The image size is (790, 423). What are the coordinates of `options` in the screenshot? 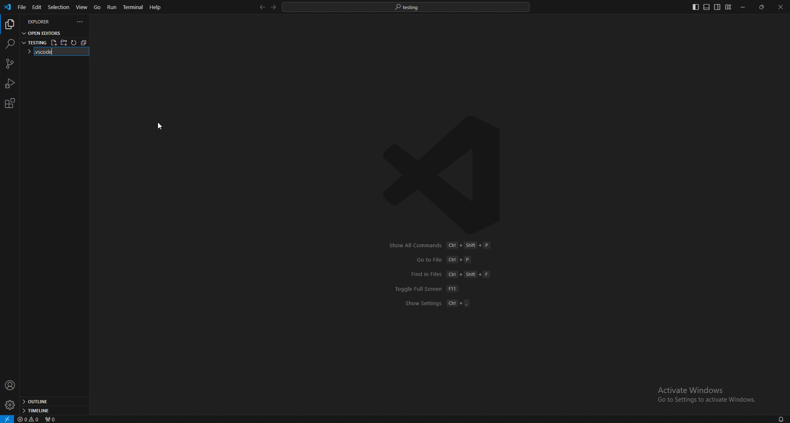 It's located at (80, 22).